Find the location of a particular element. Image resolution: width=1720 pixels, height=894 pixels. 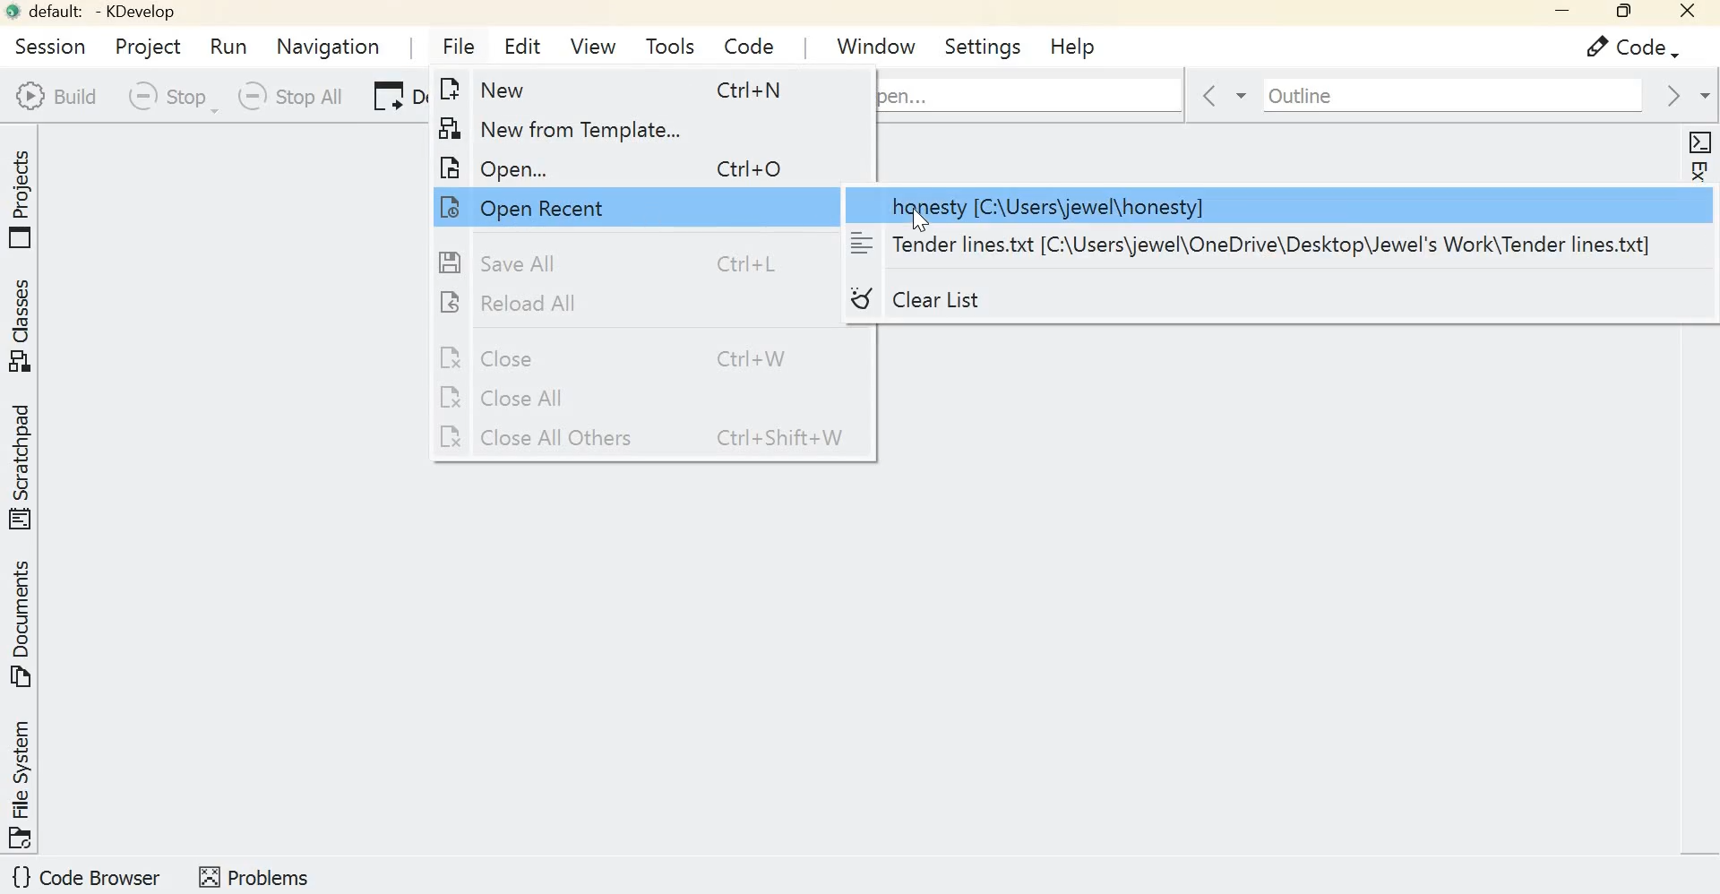

Minimize is located at coordinates (1556, 13).